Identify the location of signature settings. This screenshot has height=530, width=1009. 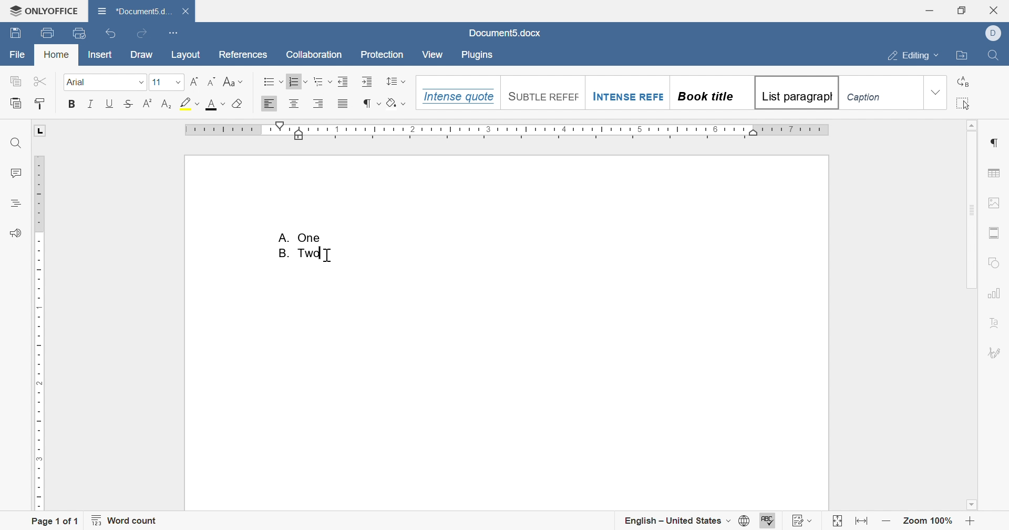
(995, 352).